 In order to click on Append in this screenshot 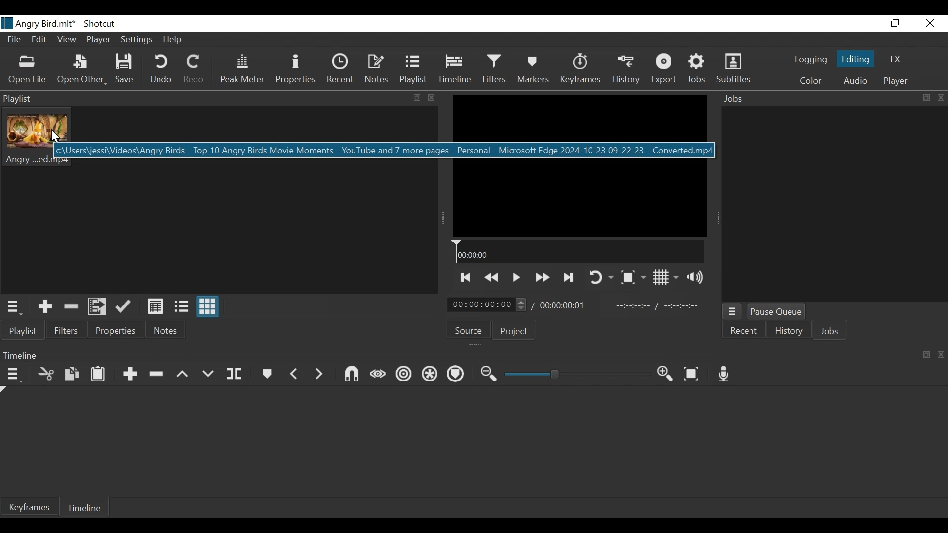, I will do `click(130, 374)`.